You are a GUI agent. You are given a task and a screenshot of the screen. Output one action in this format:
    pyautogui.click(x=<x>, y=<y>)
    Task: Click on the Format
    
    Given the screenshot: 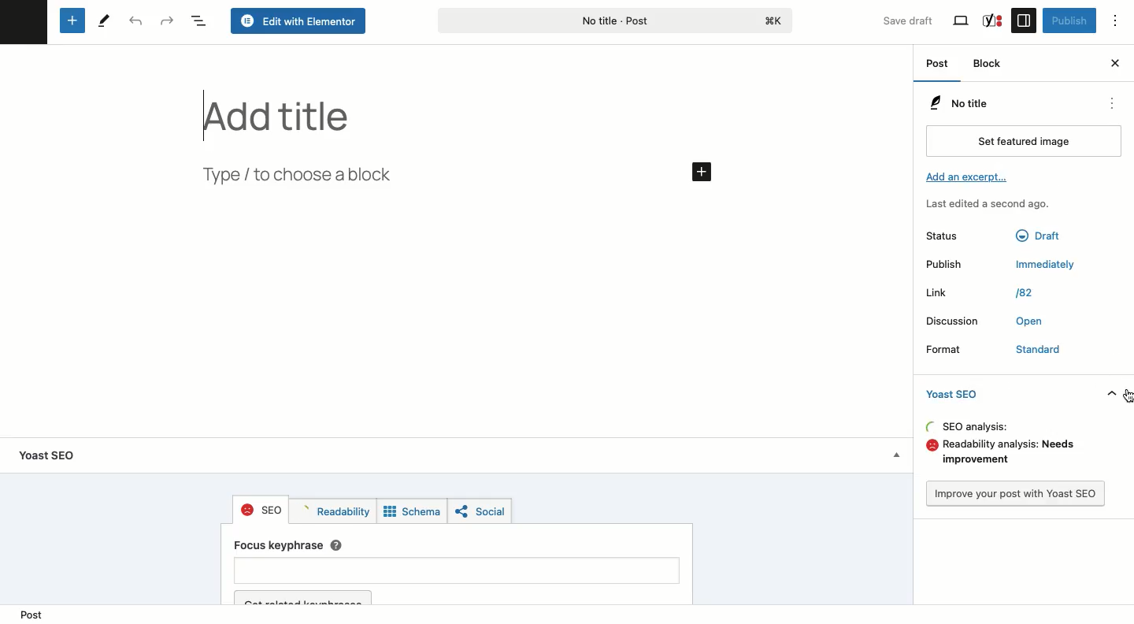 What is the action you would take?
    pyautogui.click(x=951, y=350)
    